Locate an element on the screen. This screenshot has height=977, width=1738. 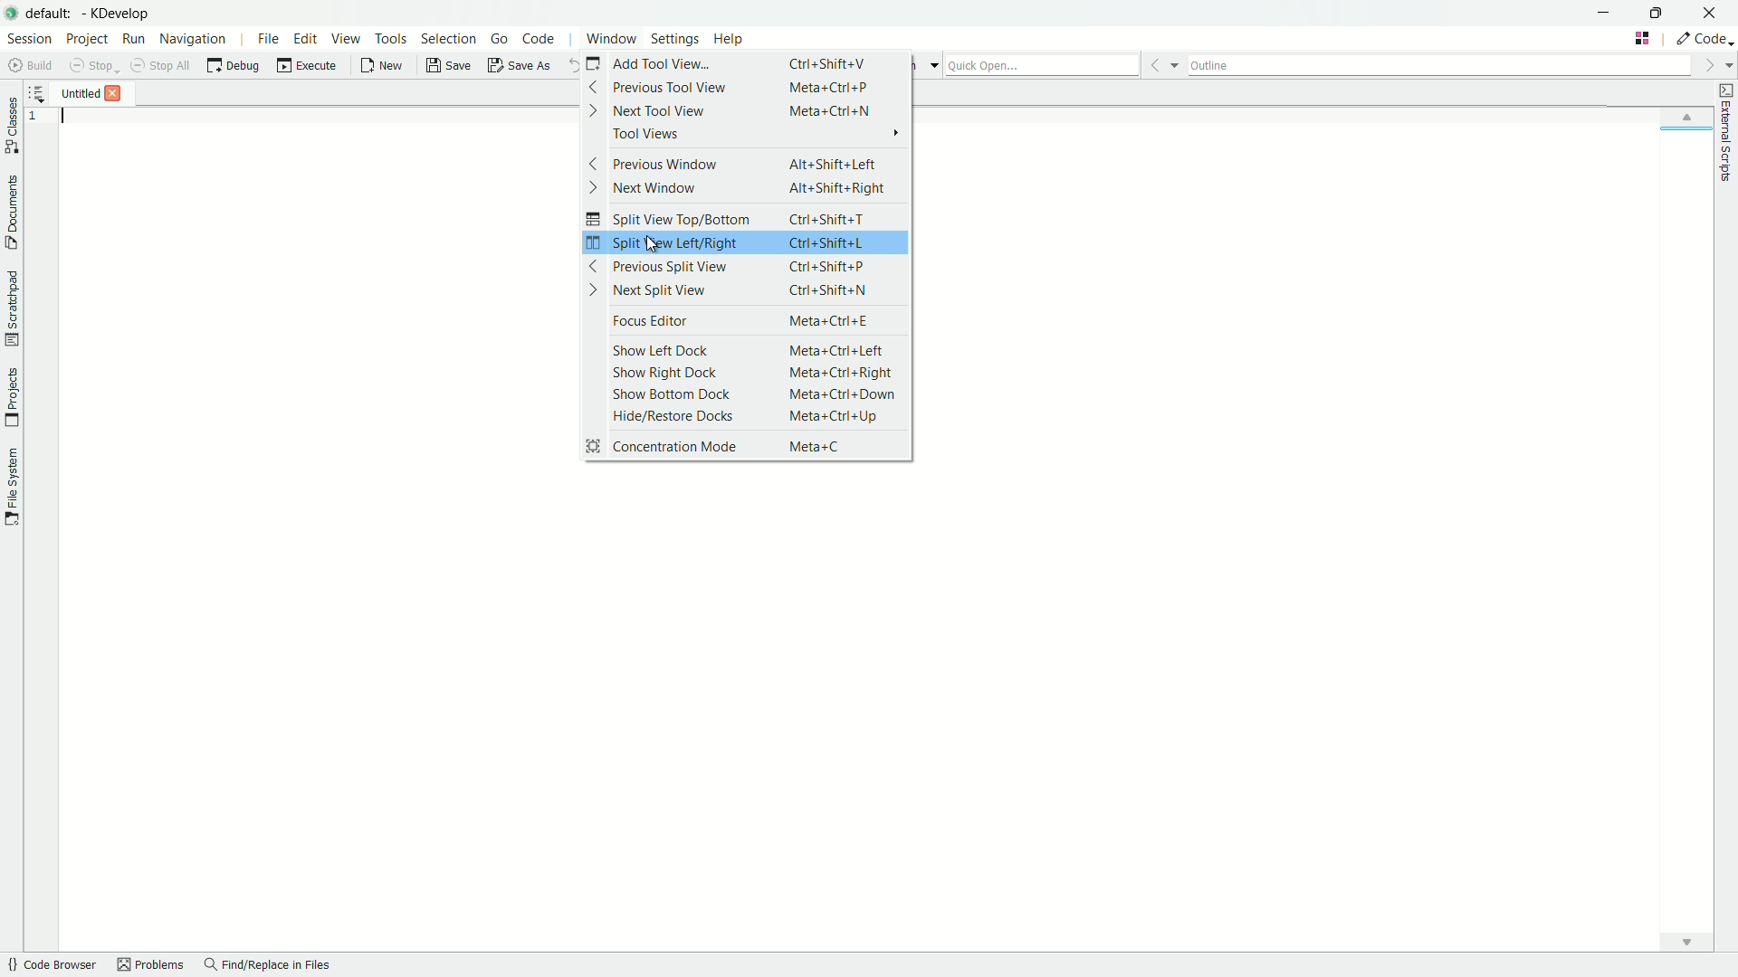
new is located at coordinates (381, 66).